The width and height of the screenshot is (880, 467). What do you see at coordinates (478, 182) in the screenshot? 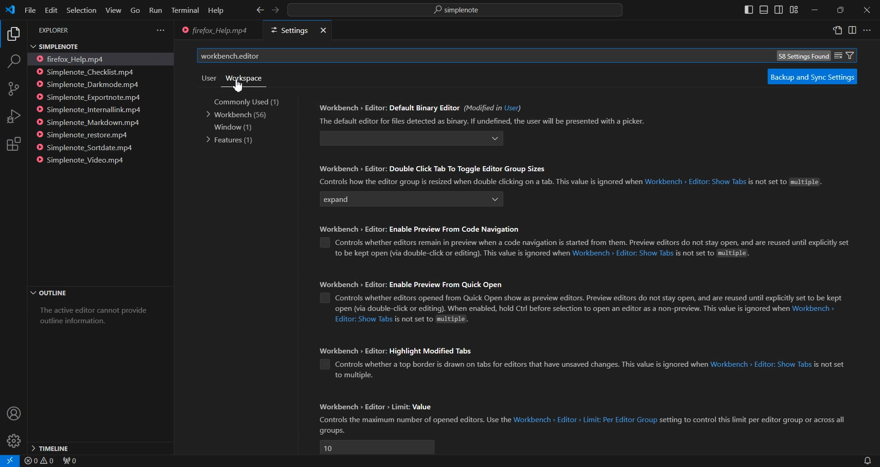
I see `Controls how the editor group is resized when double clicking on a tab. This value is ignored when` at bounding box center [478, 182].